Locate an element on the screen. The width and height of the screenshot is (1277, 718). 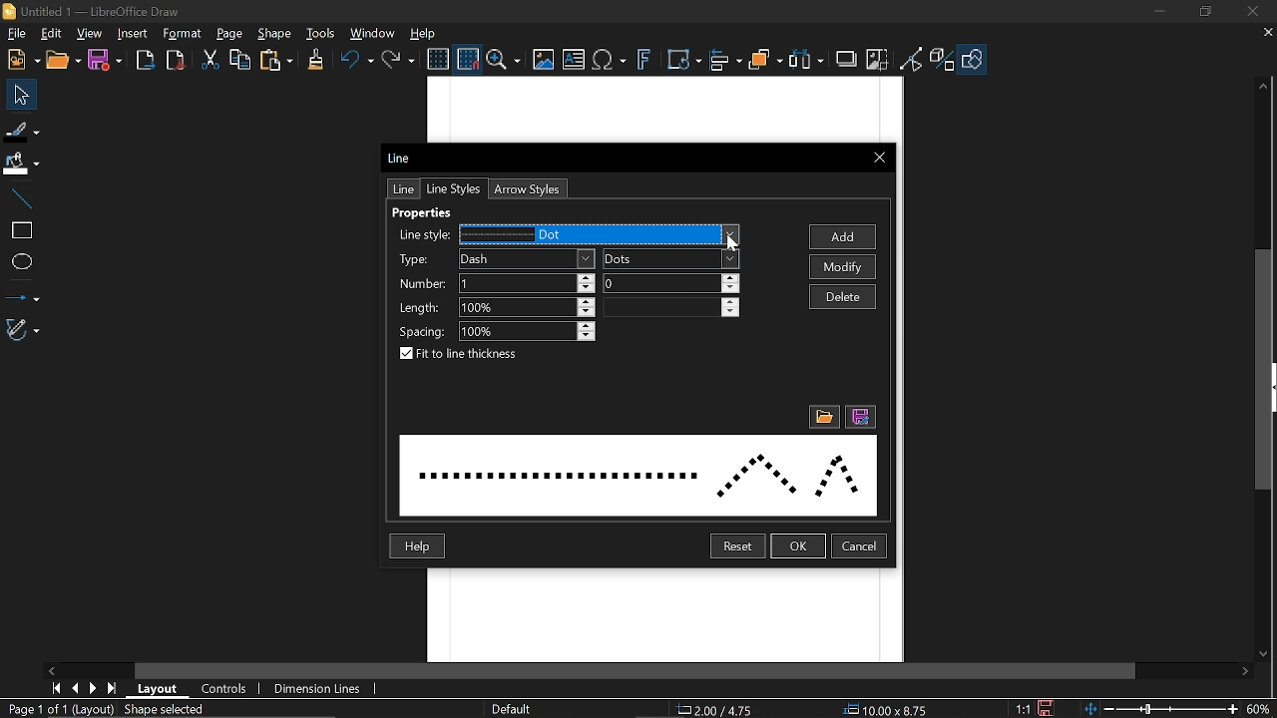
Arrange is located at coordinates (766, 60).